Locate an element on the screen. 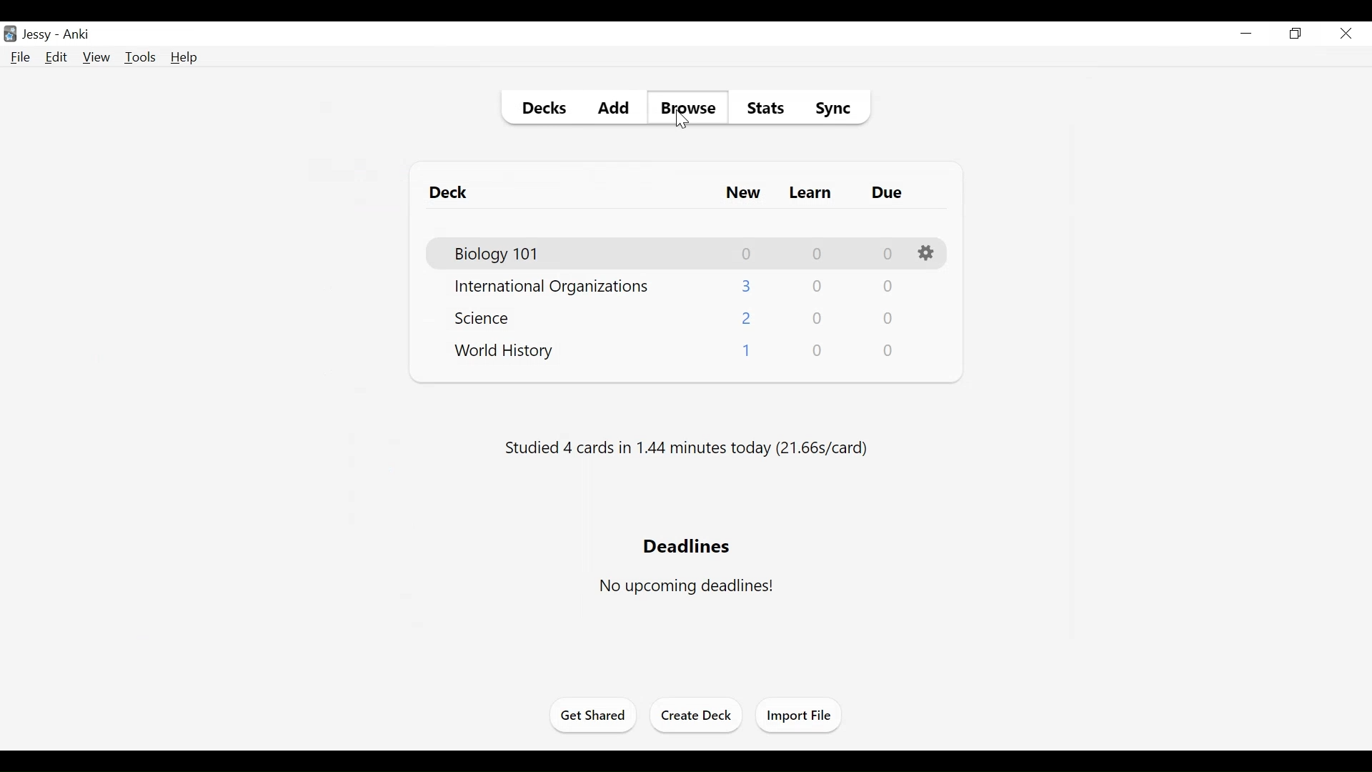 The width and height of the screenshot is (1372, 772). Edit is located at coordinates (57, 57).